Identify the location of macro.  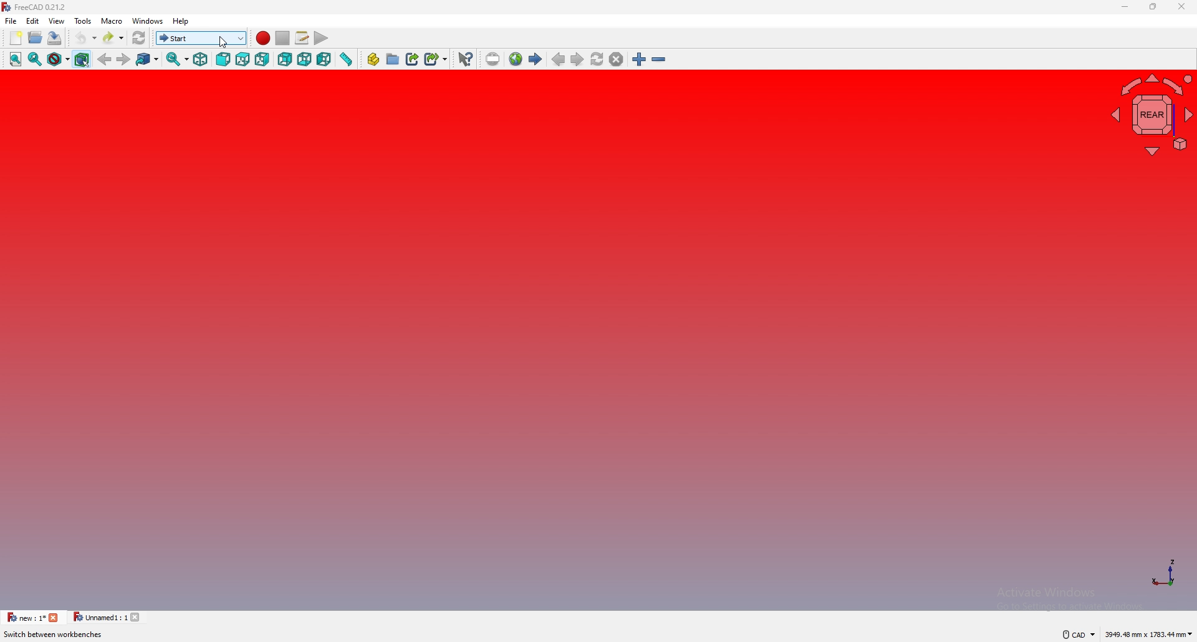
(112, 20).